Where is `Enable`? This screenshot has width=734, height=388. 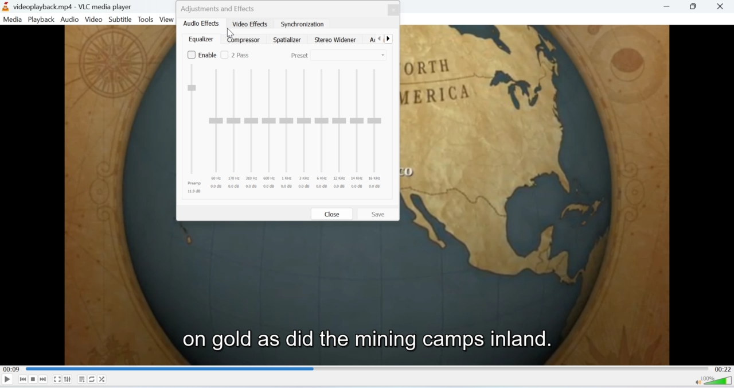 Enable is located at coordinates (200, 55).